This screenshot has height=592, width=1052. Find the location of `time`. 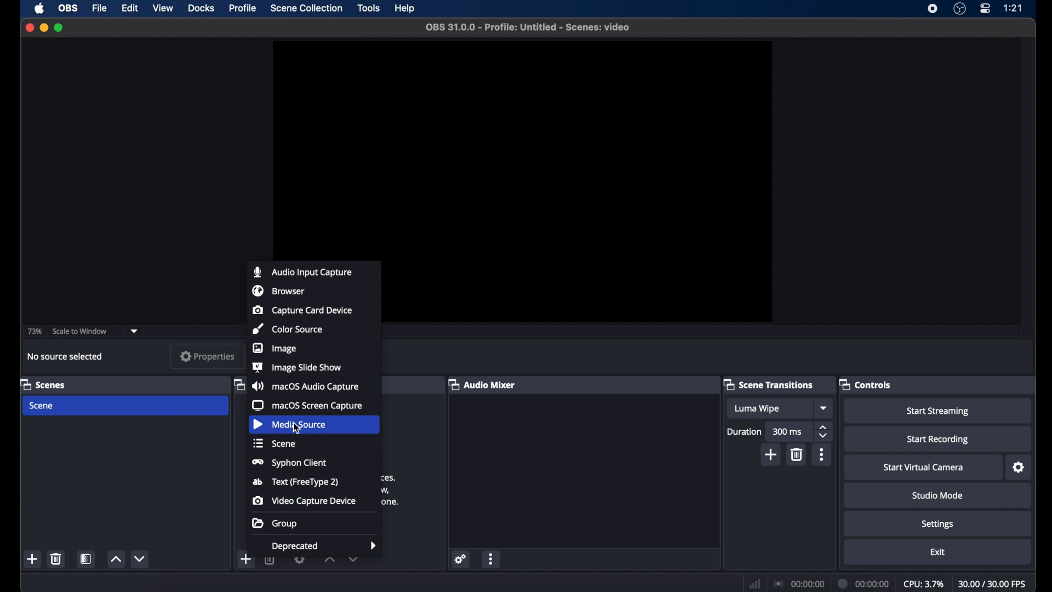

time is located at coordinates (1013, 8).